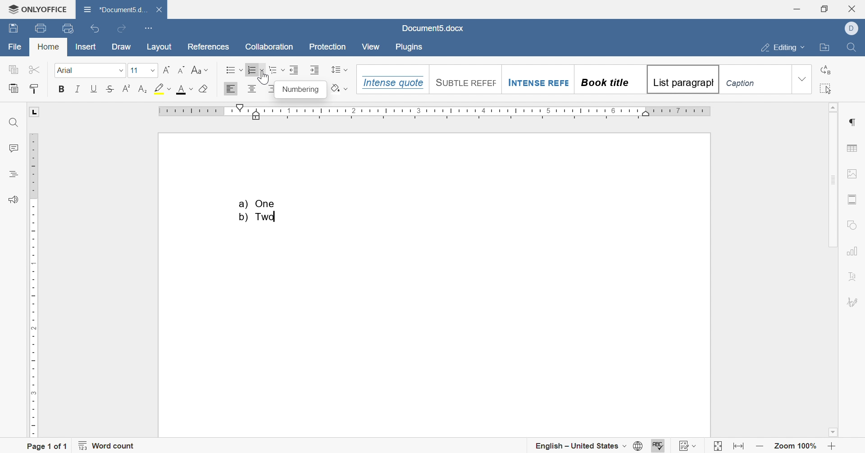  I want to click on font color, so click(186, 89).